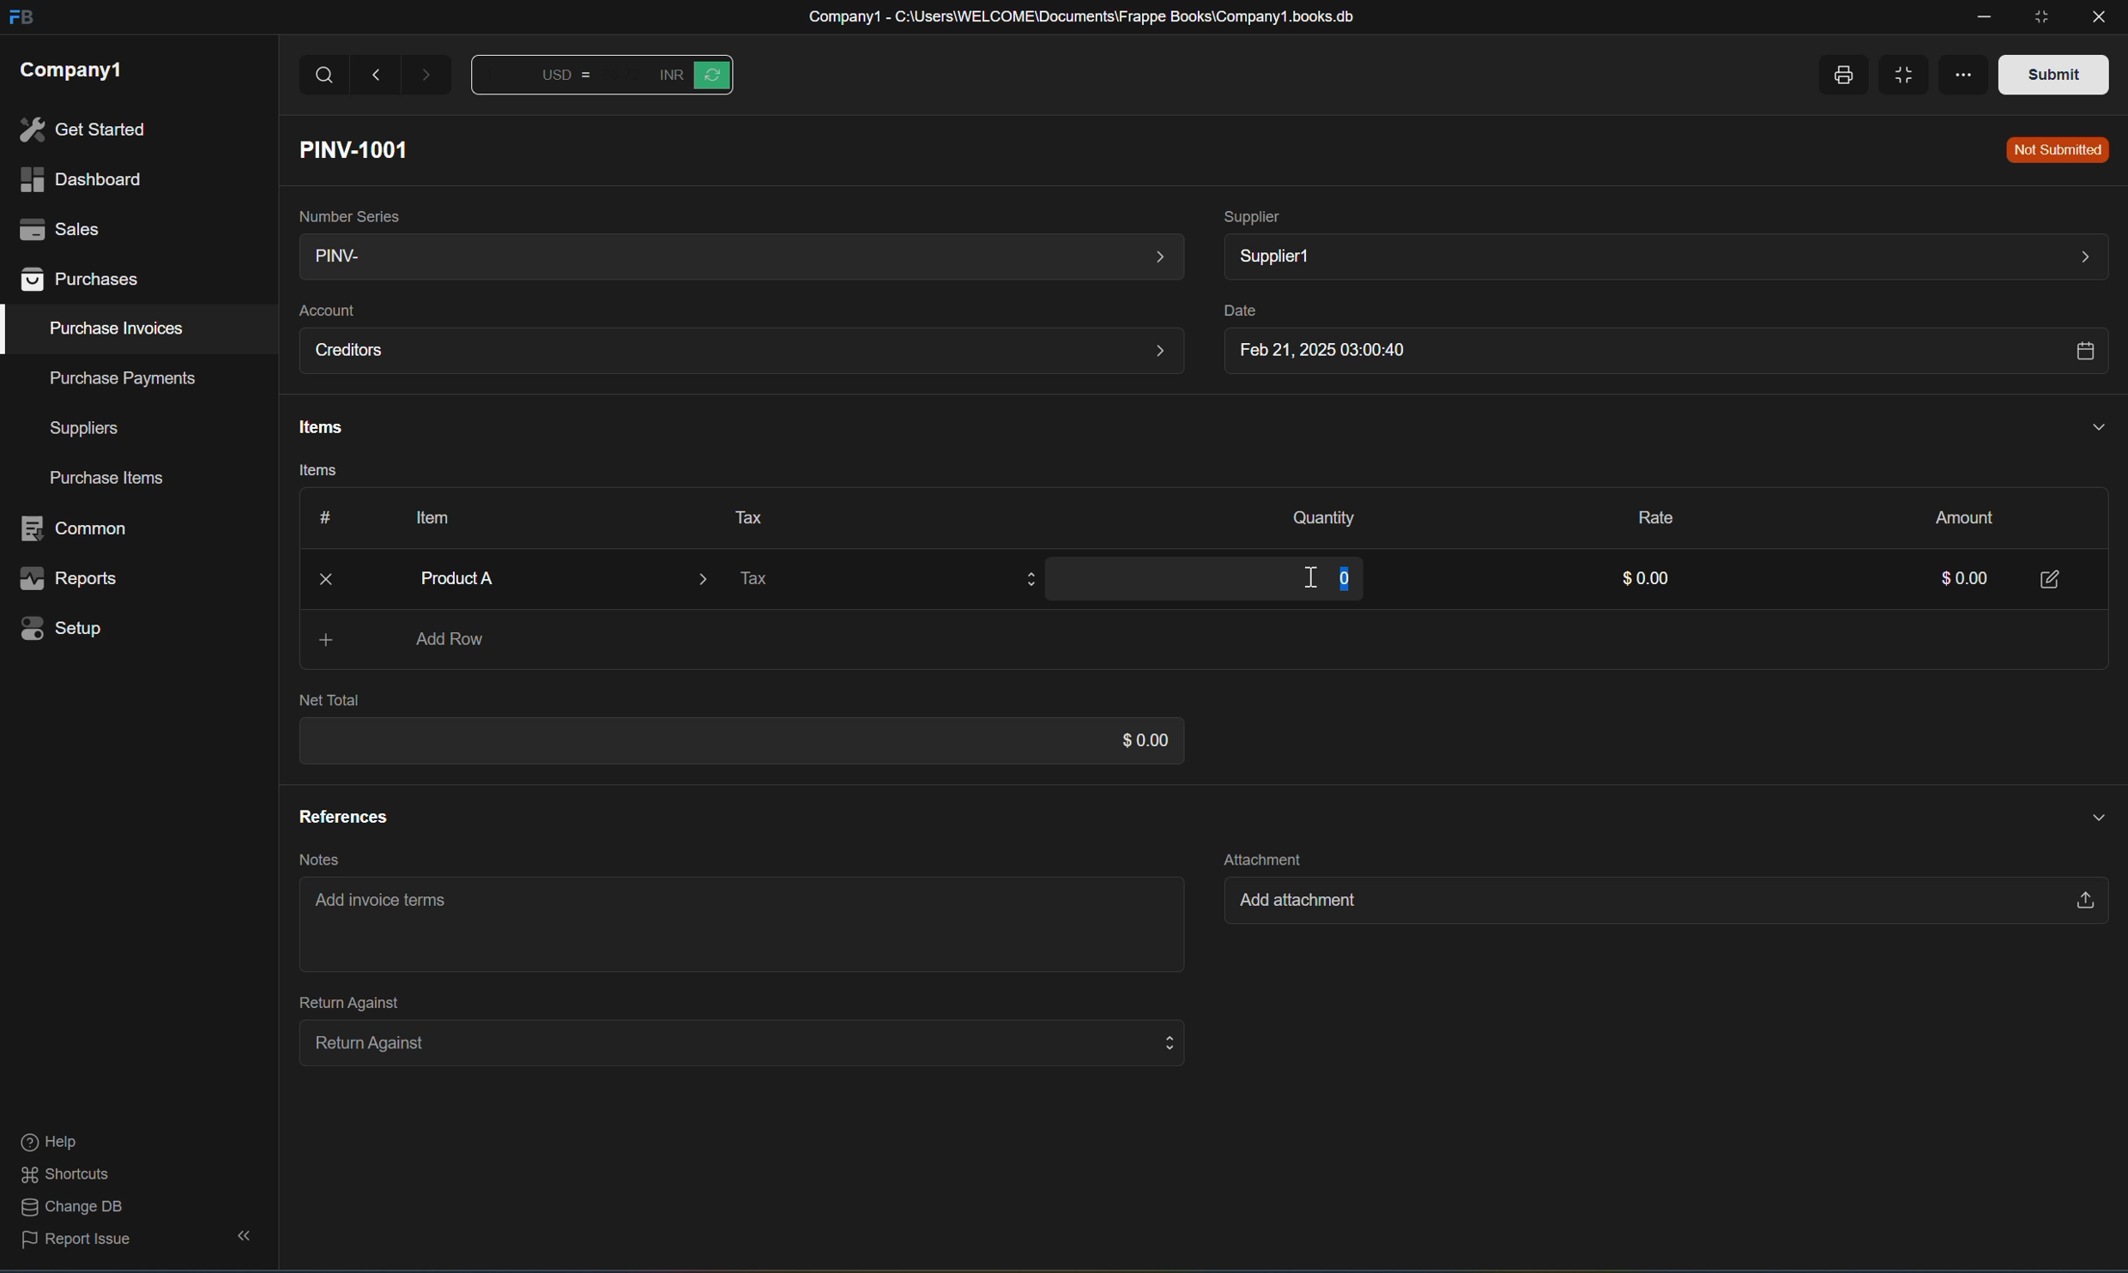 This screenshot has height=1273, width=2128. I want to click on change DB, so click(67, 1209).